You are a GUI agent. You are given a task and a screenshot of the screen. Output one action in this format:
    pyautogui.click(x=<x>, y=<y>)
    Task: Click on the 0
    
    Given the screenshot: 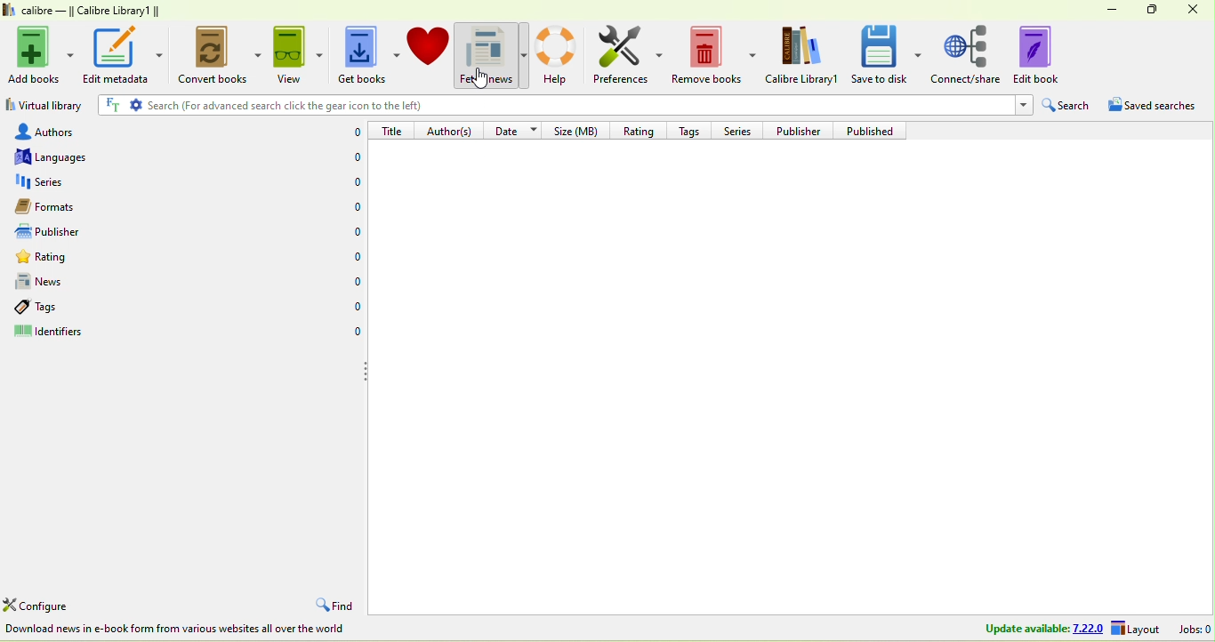 What is the action you would take?
    pyautogui.click(x=355, y=181)
    